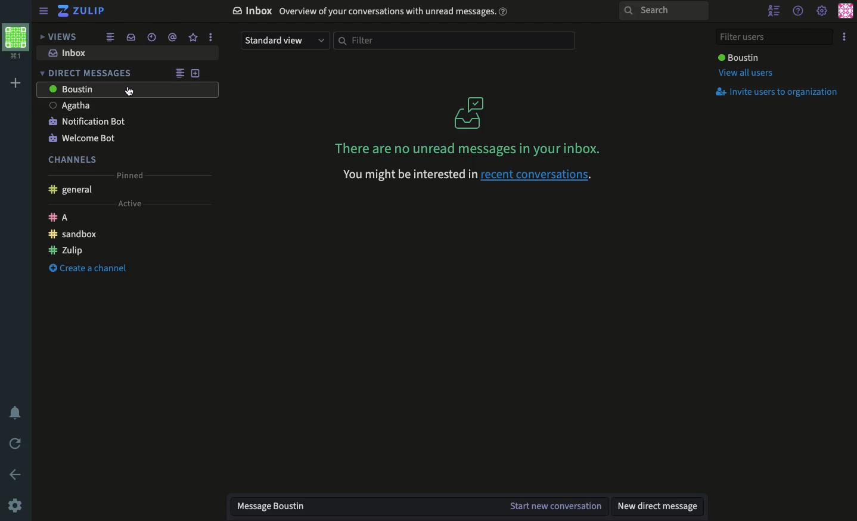  Describe the element at coordinates (13, 84) in the screenshot. I see `Add` at that location.